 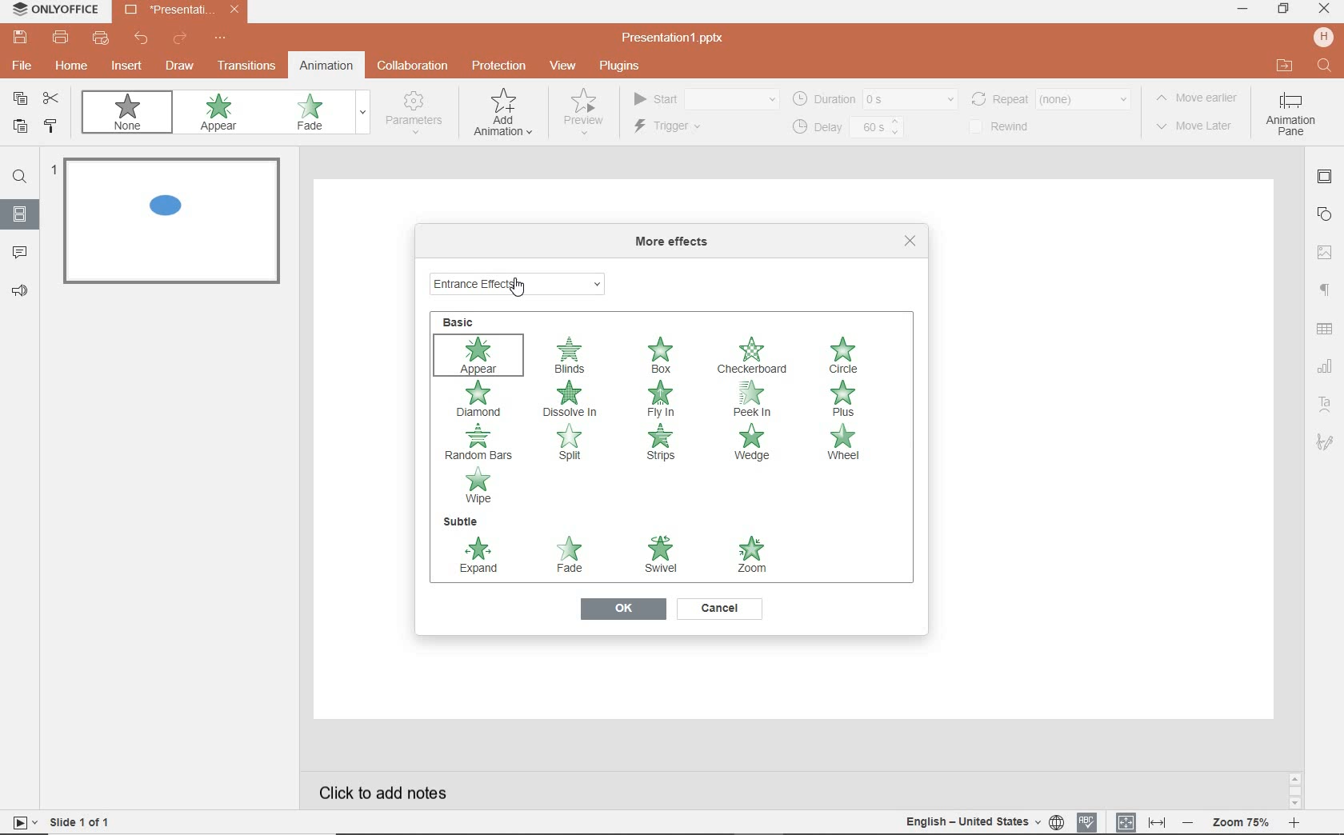 I want to click on undo, so click(x=142, y=41).